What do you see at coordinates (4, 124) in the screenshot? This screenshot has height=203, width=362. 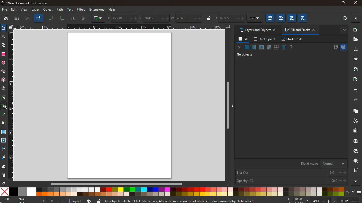 I see `text` at bounding box center [4, 124].